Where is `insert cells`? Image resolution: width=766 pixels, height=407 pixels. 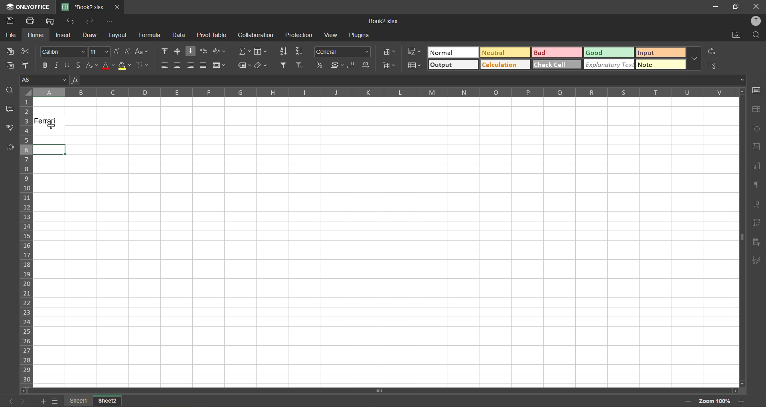
insert cells is located at coordinates (390, 51).